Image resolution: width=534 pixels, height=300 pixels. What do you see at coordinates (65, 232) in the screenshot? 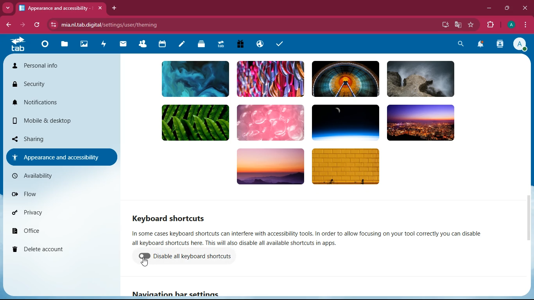
I see `office` at bounding box center [65, 232].